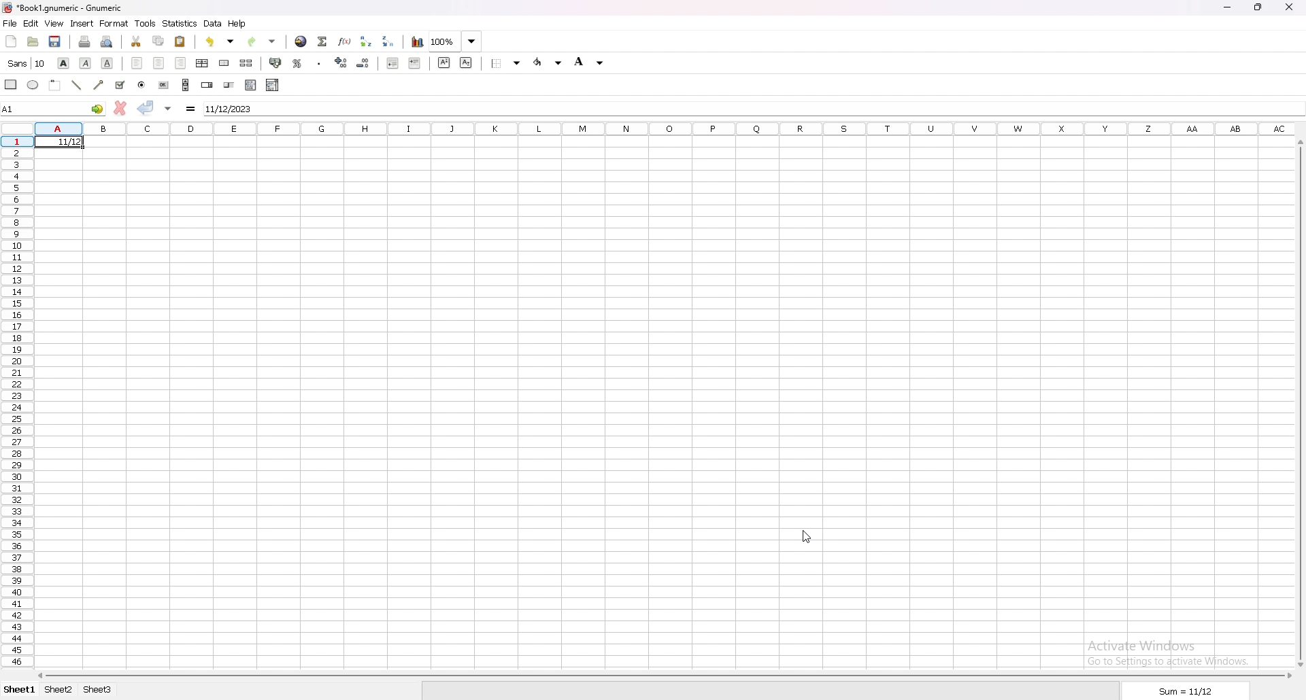  Describe the element at coordinates (548, 63) in the screenshot. I see `foreground` at that location.